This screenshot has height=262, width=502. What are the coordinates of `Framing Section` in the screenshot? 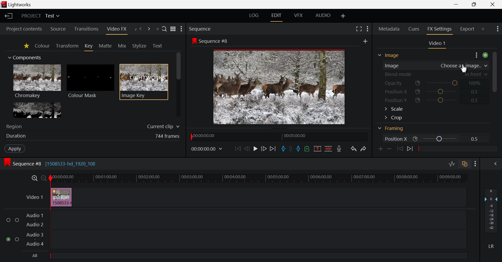 It's located at (392, 57).